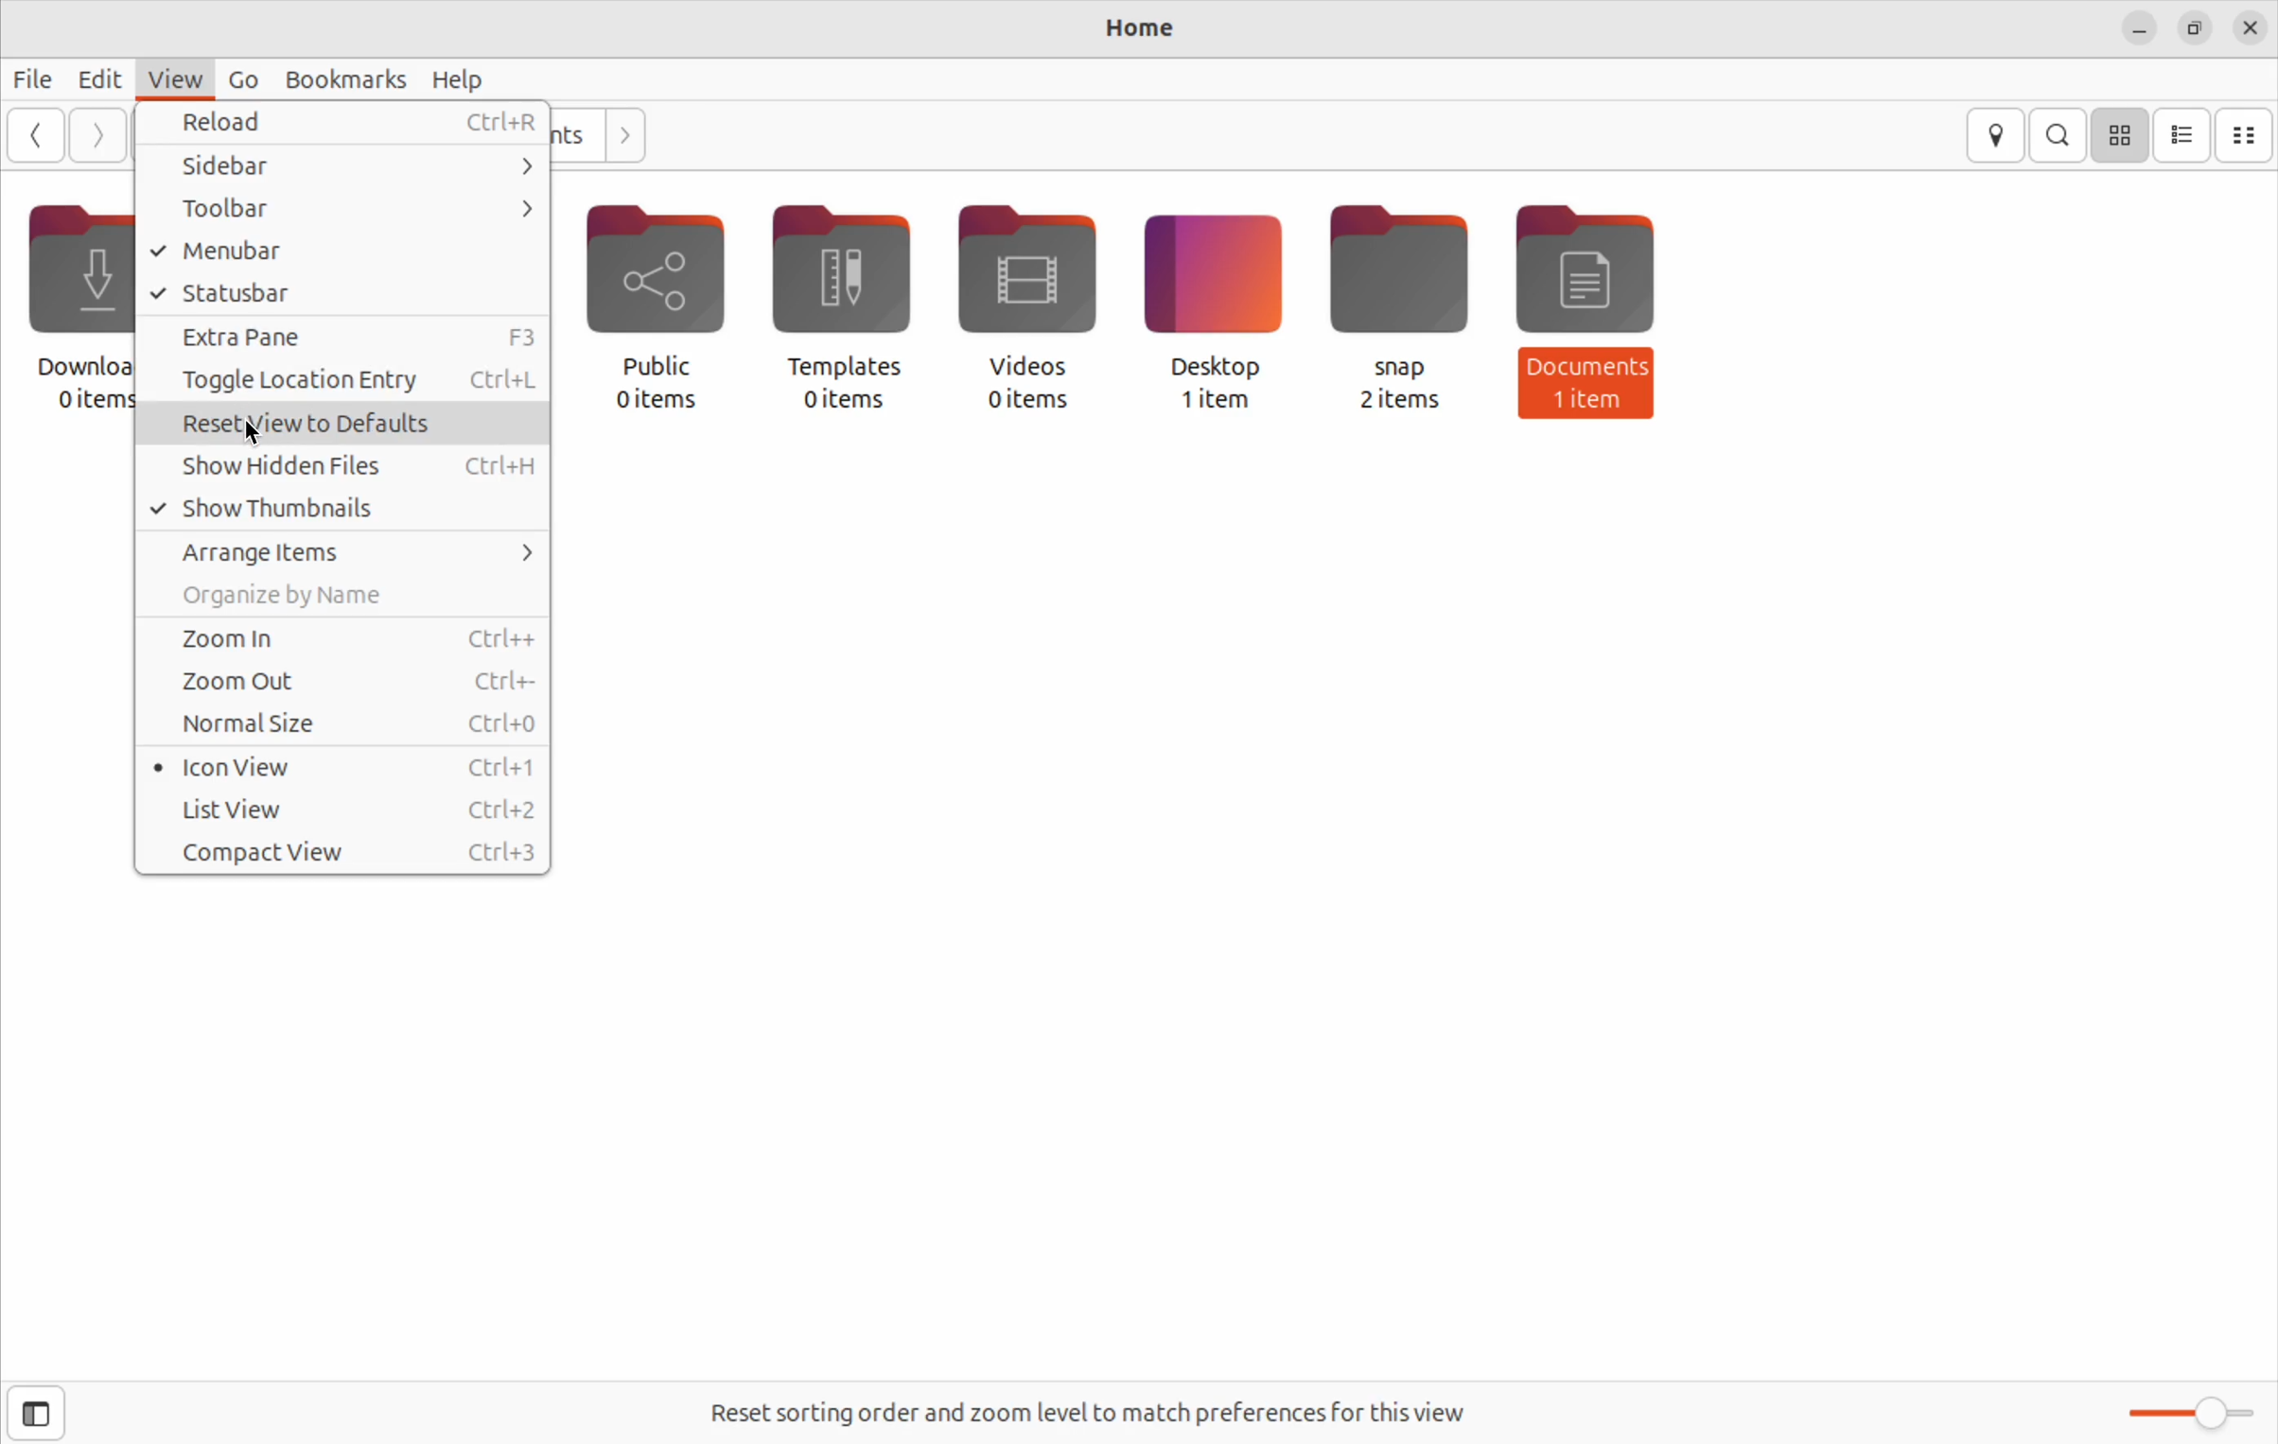 The width and height of the screenshot is (2278, 1444). I want to click on Show Hidden Files, so click(352, 463).